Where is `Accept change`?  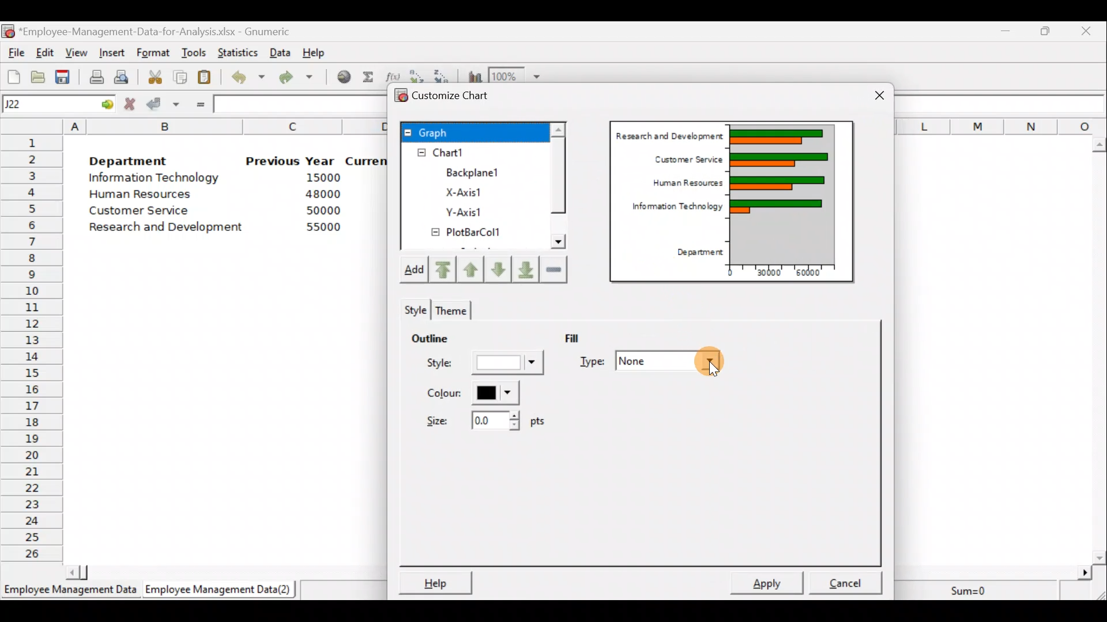
Accept change is located at coordinates (163, 105).